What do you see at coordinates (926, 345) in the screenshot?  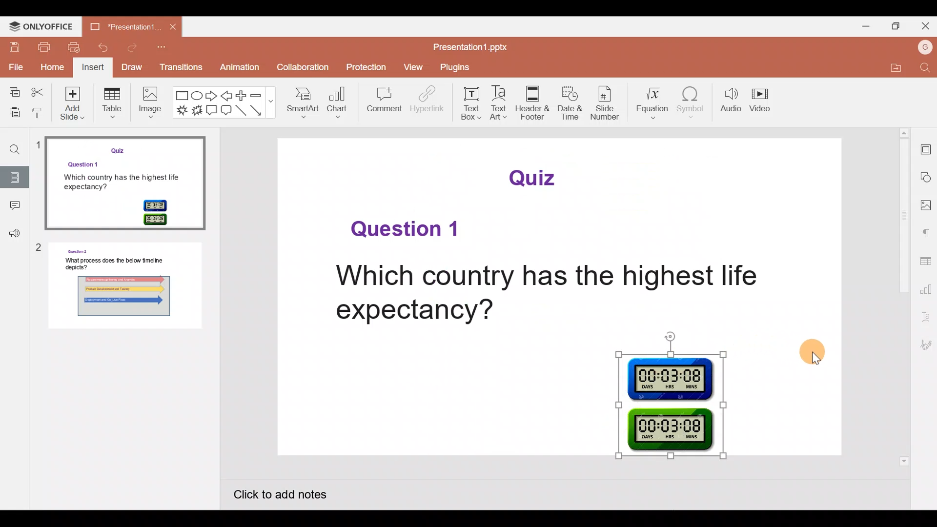 I see `Signature settings` at bounding box center [926, 345].